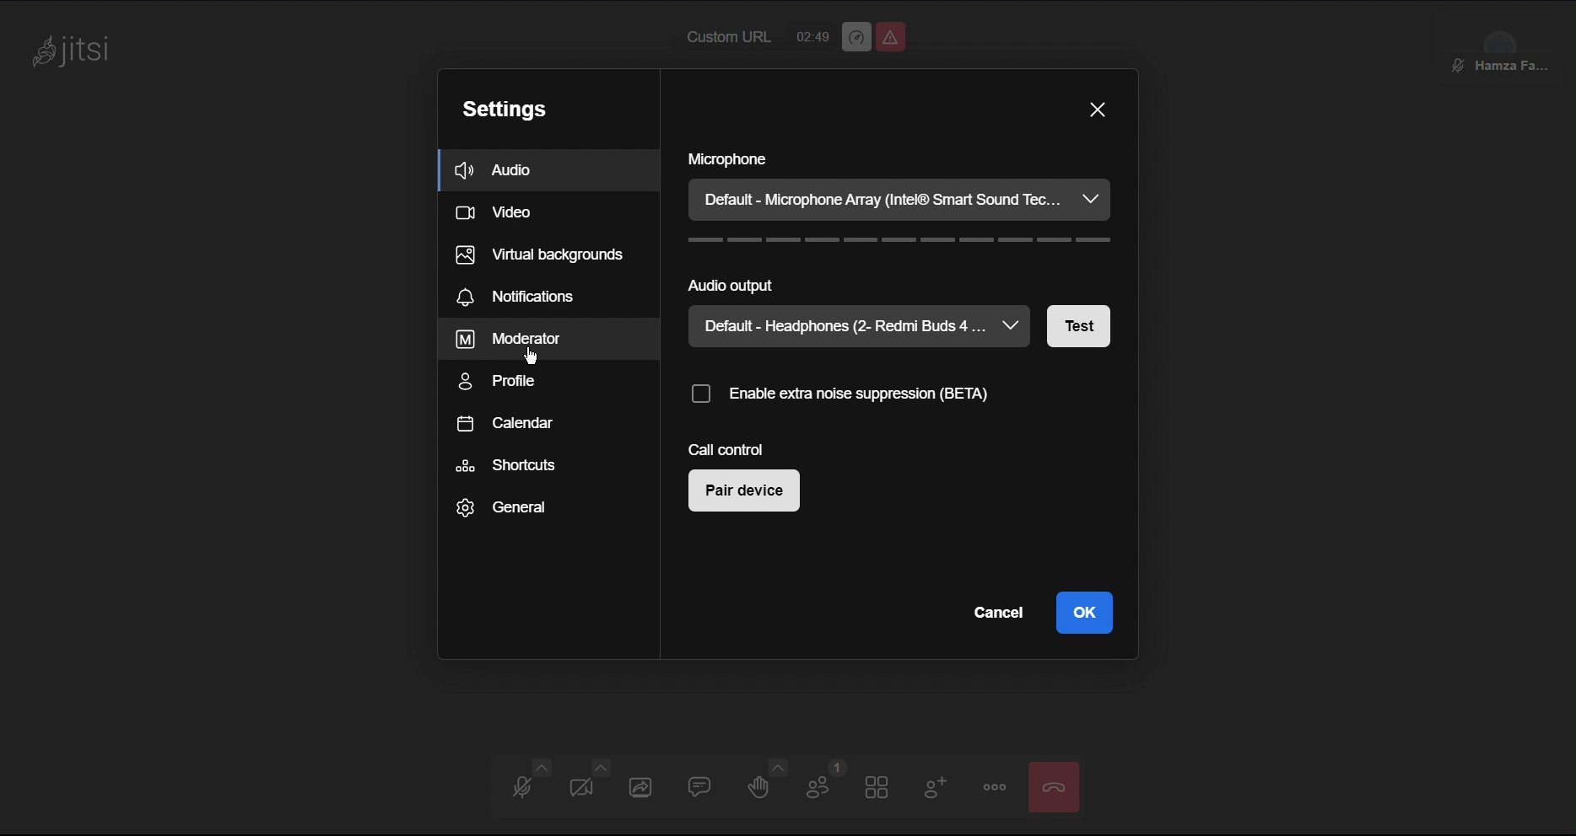 This screenshot has height=836, width=1576. I want to click on Add Participant, so click(935, 790).